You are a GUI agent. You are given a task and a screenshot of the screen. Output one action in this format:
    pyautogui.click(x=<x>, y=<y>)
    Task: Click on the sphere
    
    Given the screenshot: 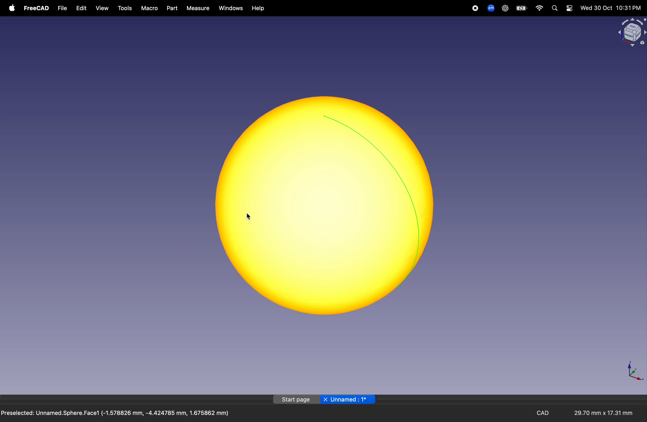 What is the action you would take?
    pyautogui.click(x=323, y=206)
    